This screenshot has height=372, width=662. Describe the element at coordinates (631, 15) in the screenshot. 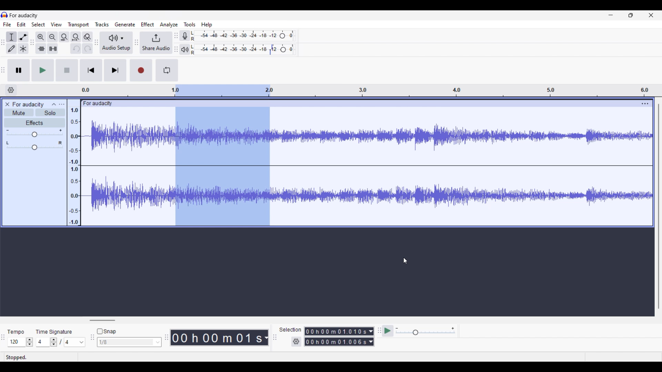

I see `Show in smaller tab` at that location.